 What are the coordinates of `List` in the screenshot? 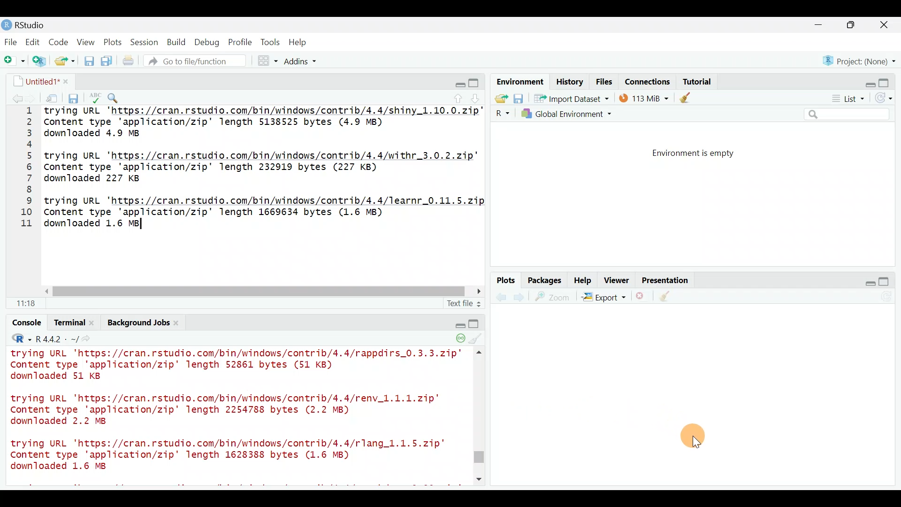 It's located at (847, 99).